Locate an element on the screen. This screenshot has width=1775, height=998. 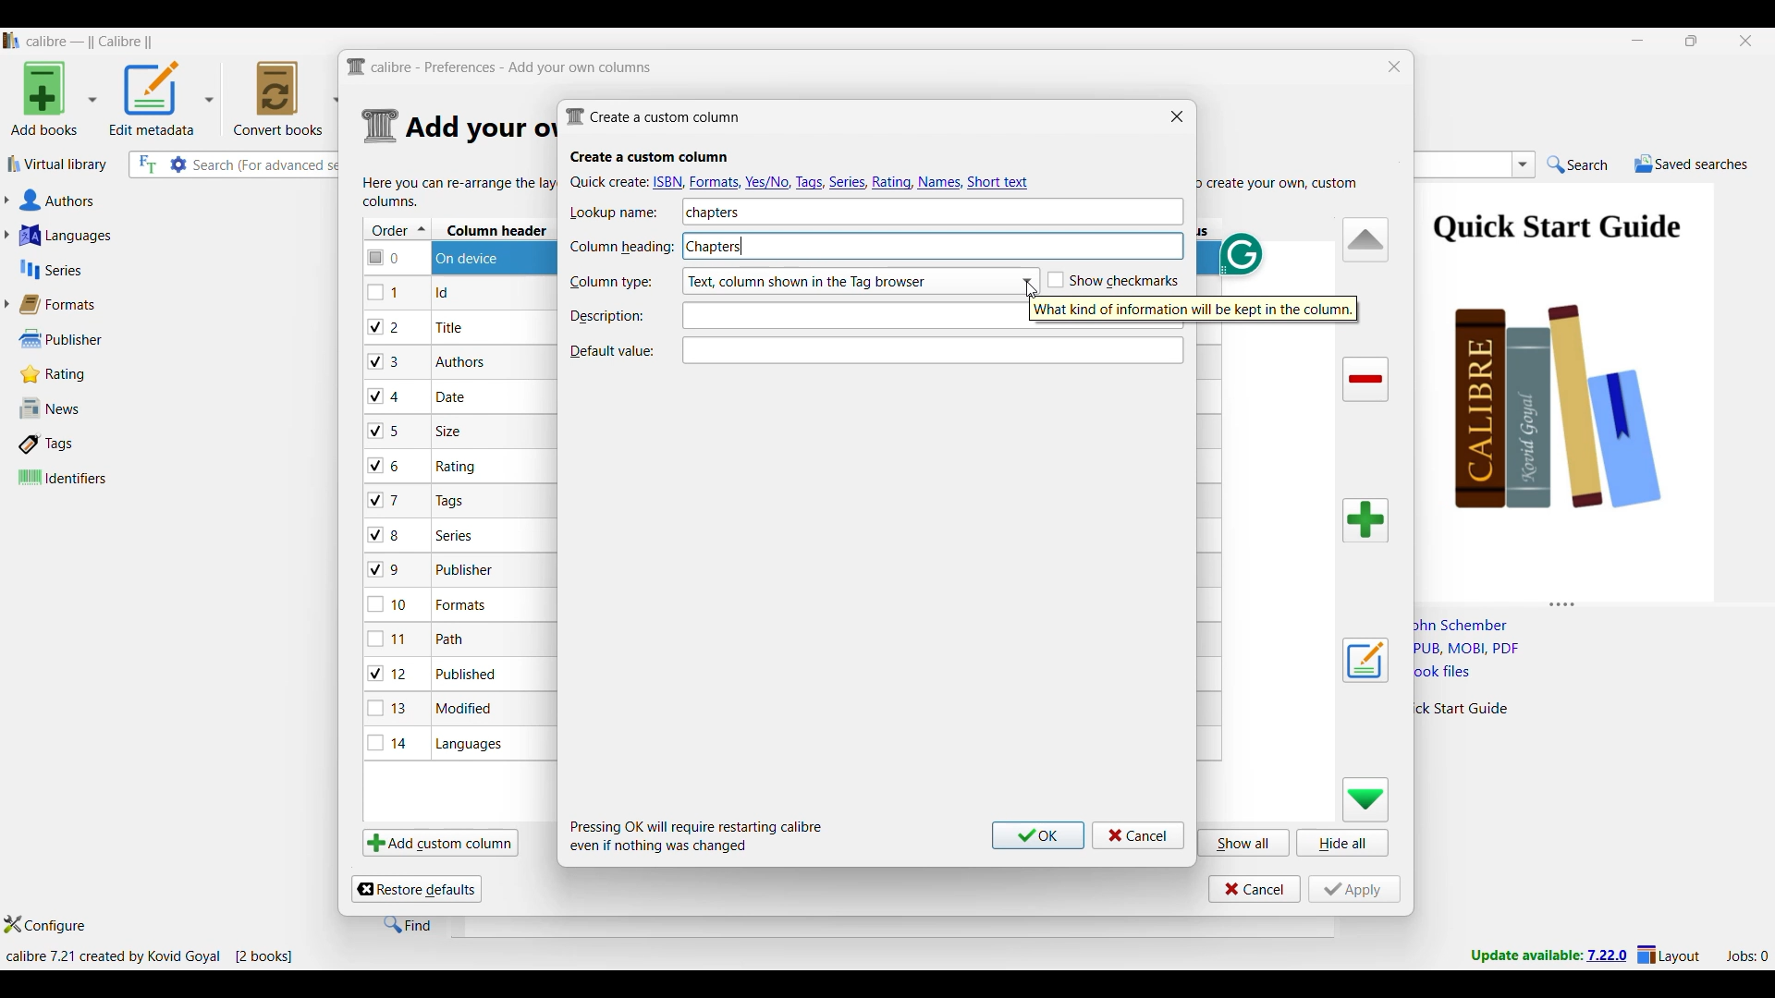
Current details of software is located at coordinates (149, 956).